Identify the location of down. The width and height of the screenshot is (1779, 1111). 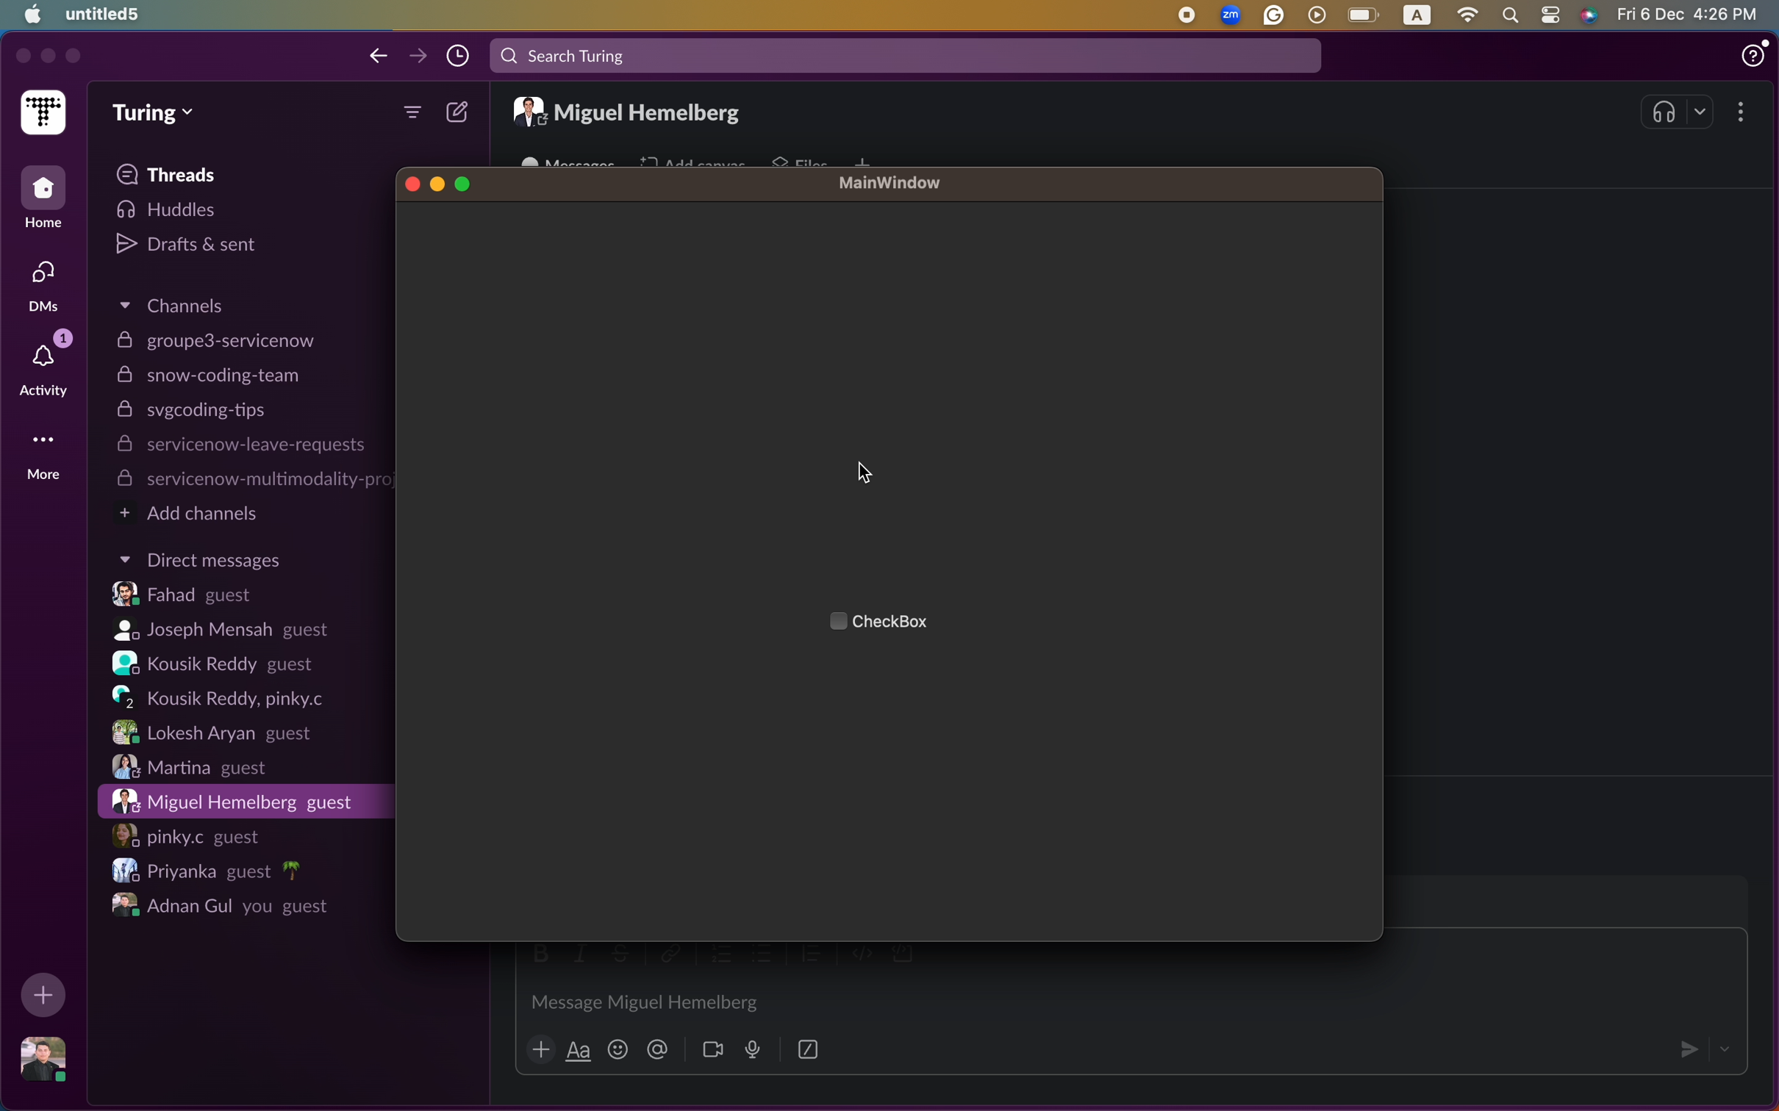
(1726, 1046).